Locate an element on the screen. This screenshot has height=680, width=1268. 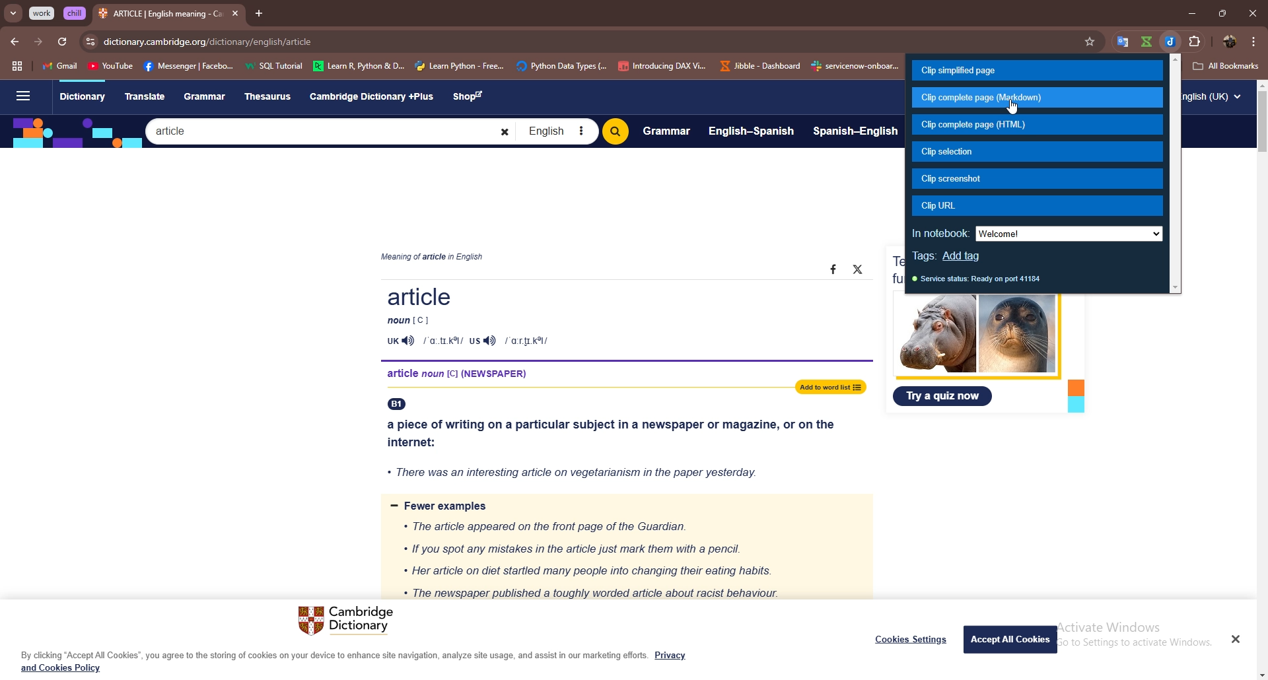
scroll up is located at coordinates (1260, 85).